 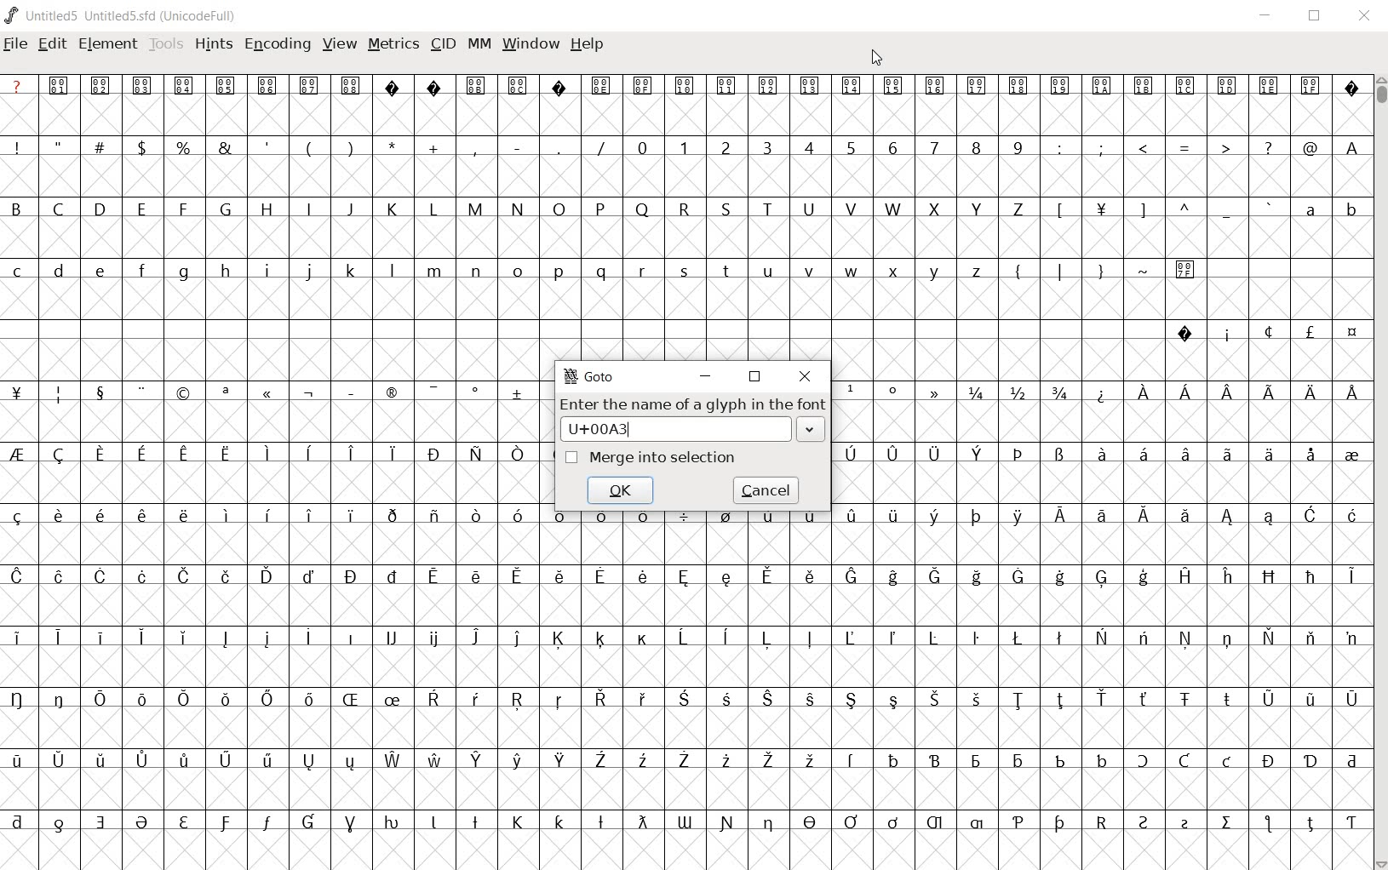 I want to click on |, so click(x=1057, y=270).